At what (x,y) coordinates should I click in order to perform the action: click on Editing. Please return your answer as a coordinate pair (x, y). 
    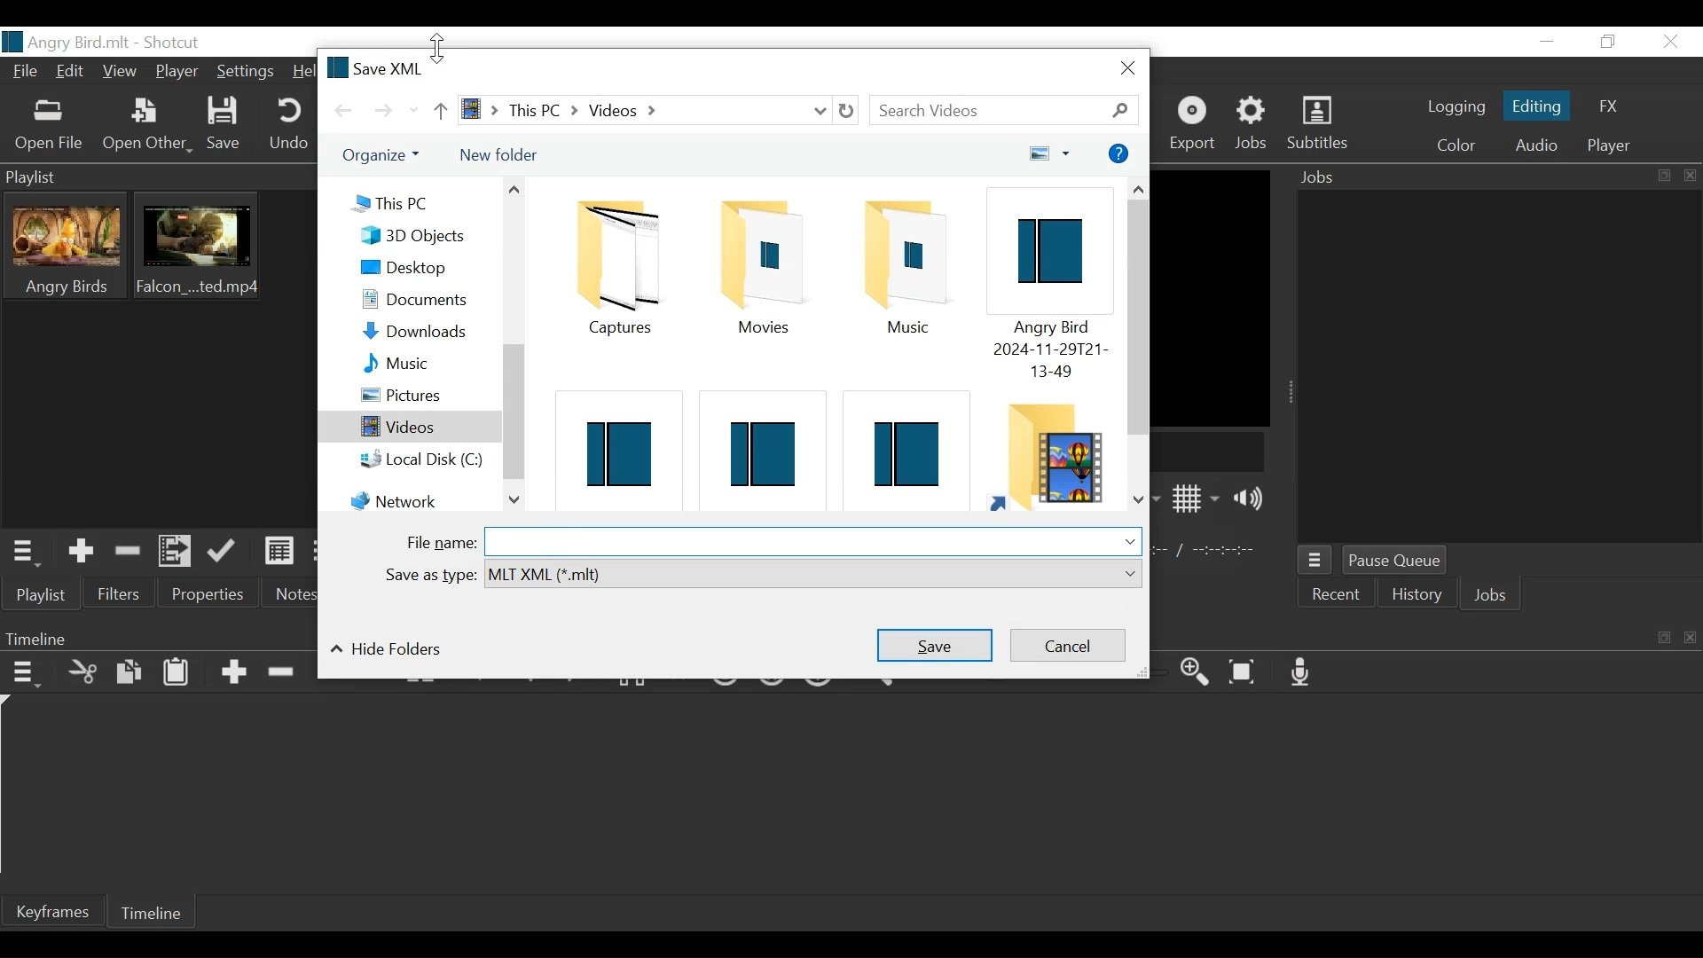
    Looking at the image, I should click on (1535, 109).